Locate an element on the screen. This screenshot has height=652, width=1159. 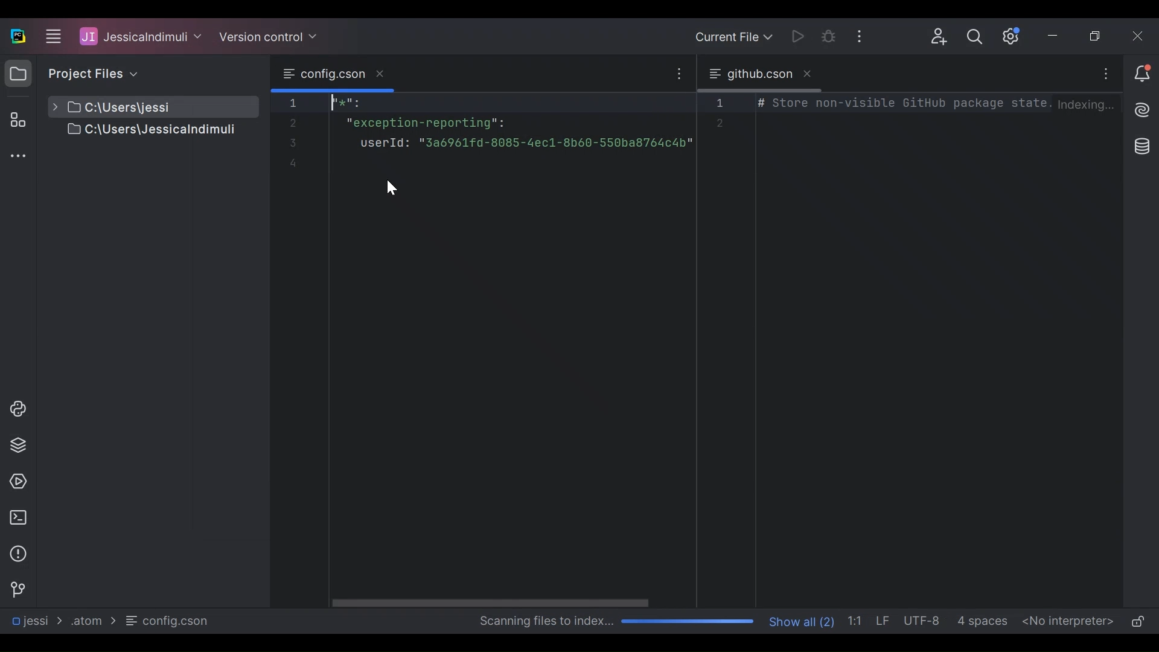
Current File is located at coordinates (733, 37).